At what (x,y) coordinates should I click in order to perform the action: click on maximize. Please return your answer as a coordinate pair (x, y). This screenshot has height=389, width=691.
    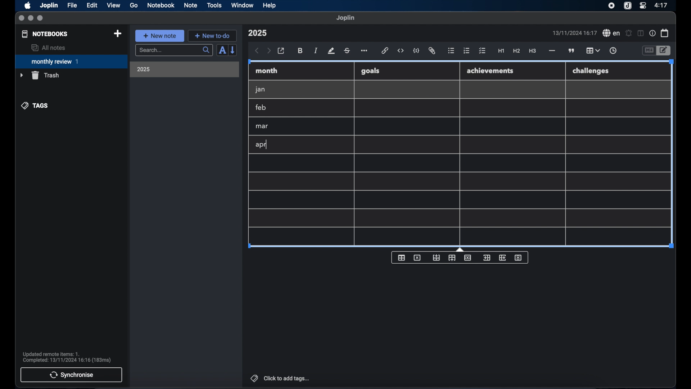
    Looking at the image, I should click on (41, 18).